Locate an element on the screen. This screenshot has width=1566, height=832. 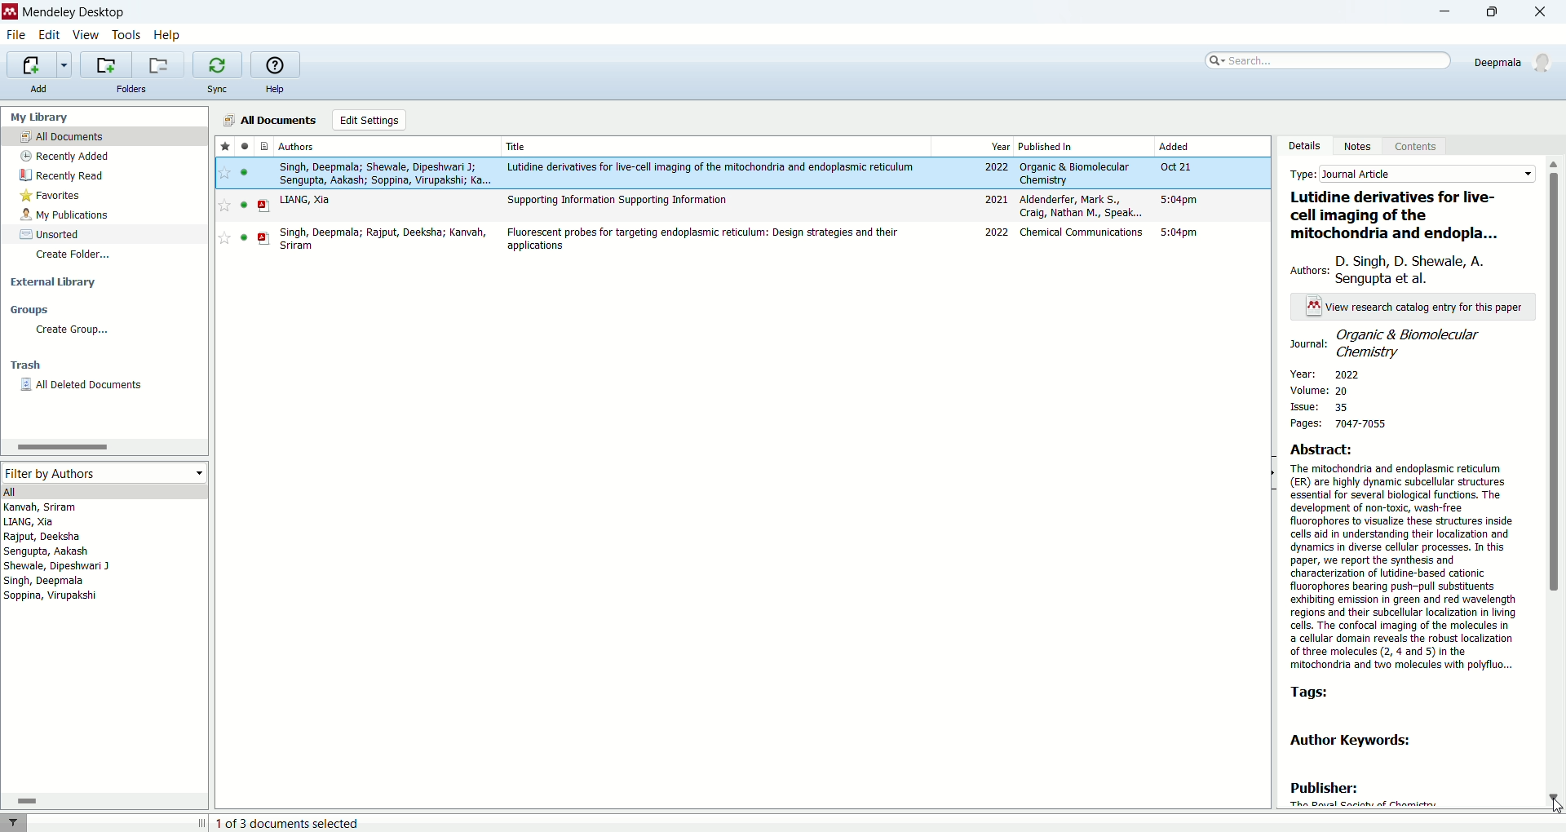
toggle expand/contract is located at coordinates (202, 822).